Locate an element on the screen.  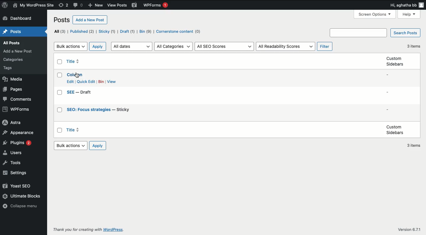
Posts is located at coordinates (13, 43).